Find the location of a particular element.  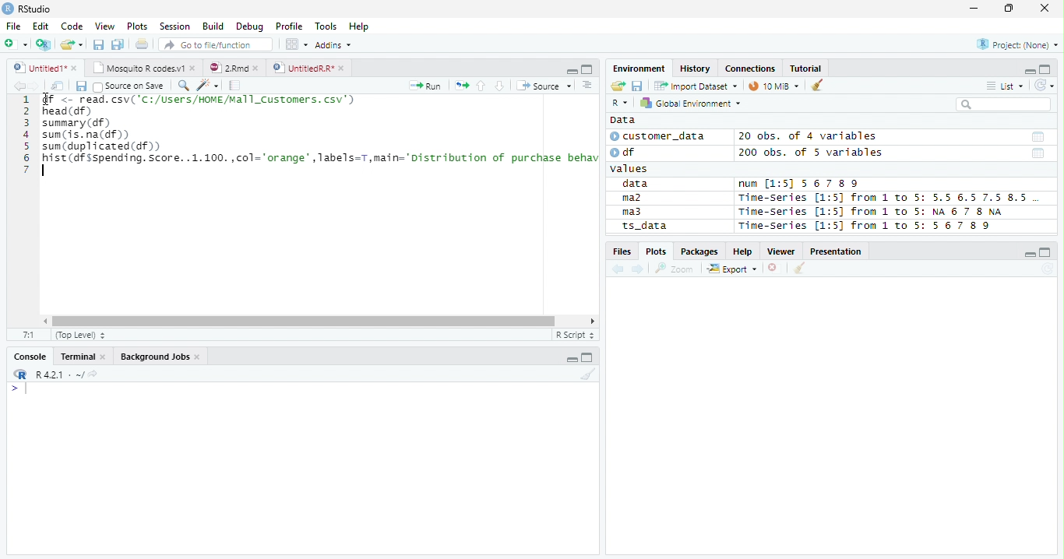

Row Number is located at coordinates (26, 134).